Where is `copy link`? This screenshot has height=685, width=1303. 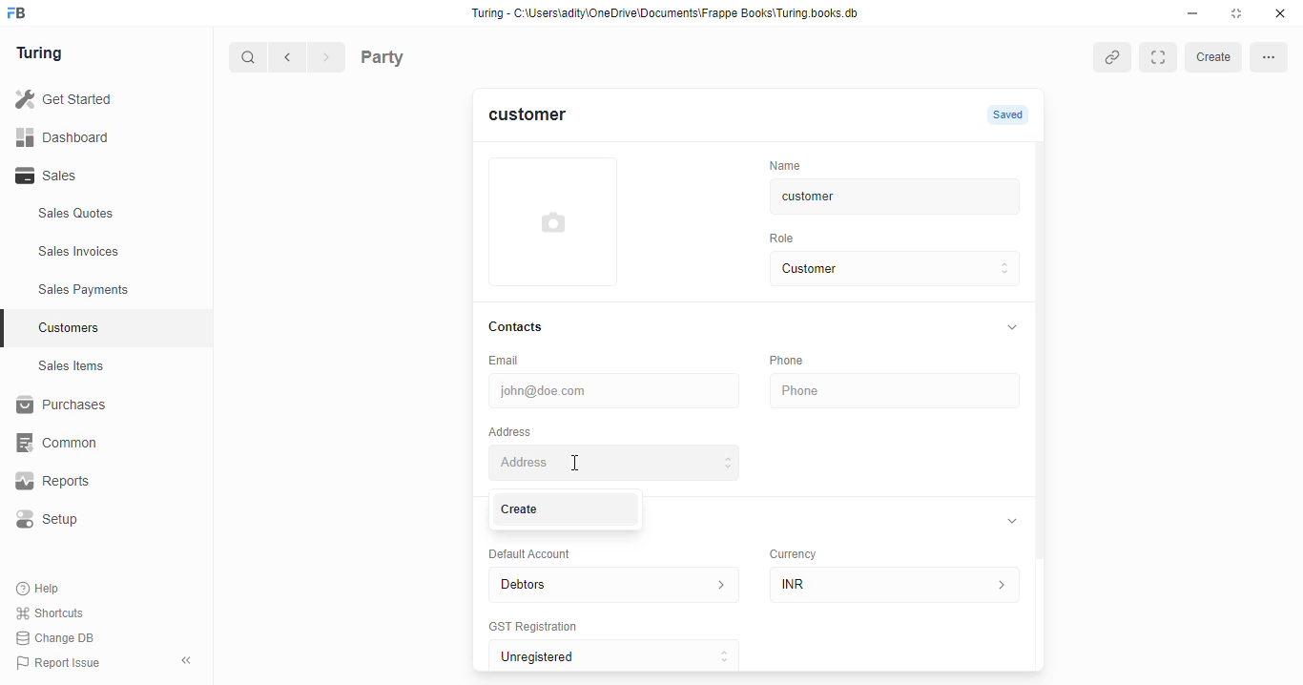 copy link is located at coordinates (1112, 56).